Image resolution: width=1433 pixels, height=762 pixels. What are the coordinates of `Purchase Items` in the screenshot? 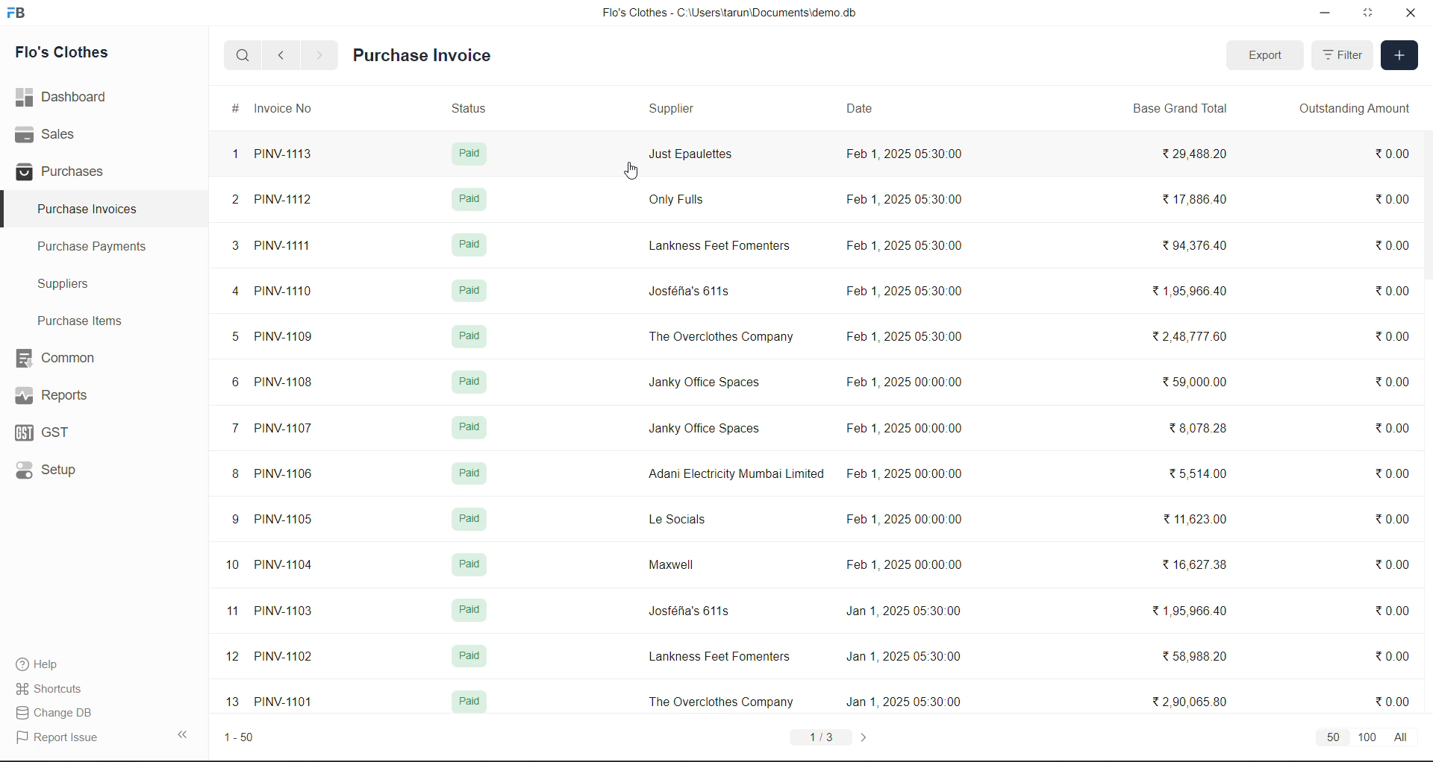 It's located at (84, 320).